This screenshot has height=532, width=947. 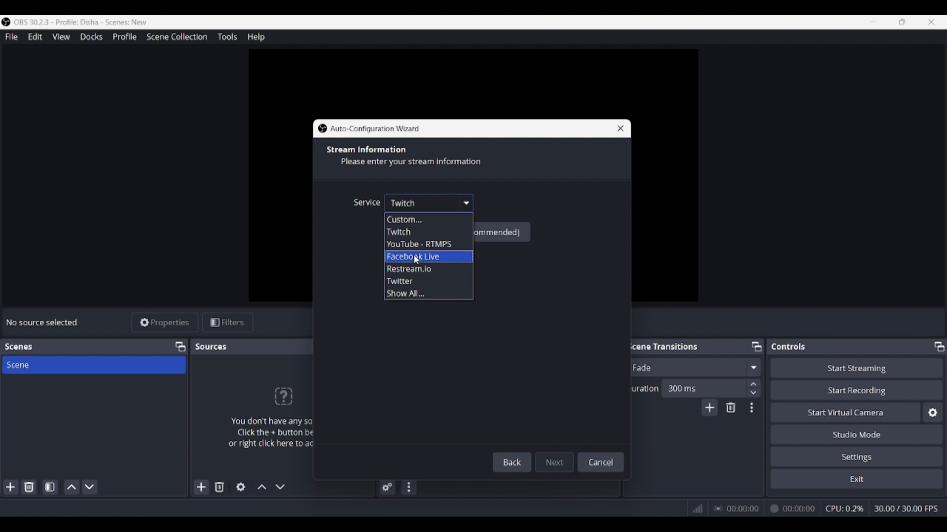 What do you see at coordinates (931, 22) in the screenshot?
I see `Close interface` at bounding box center [931, 22].